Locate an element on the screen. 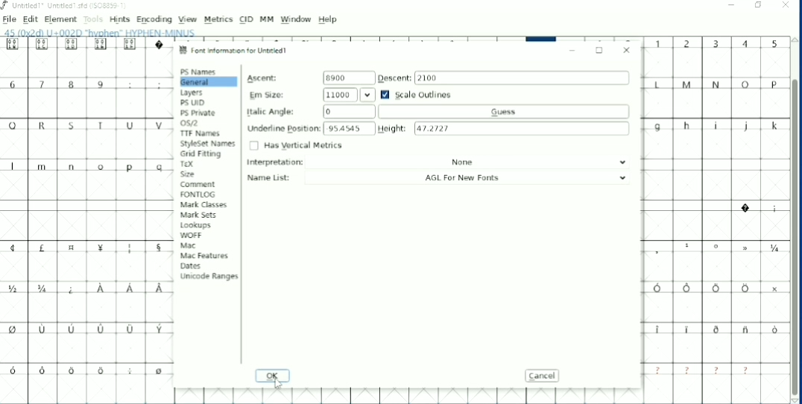  Help is located at coordinates (329, 19).